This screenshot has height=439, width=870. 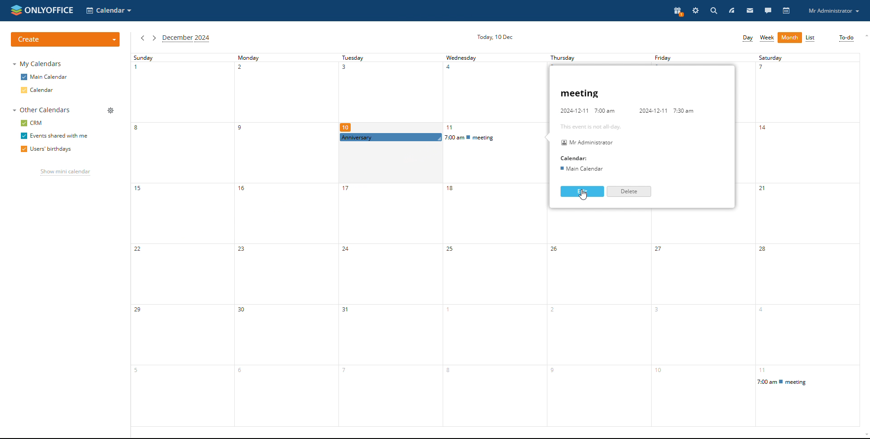 What do you see at coordinates (575, 159) in the screenshot?
I see `Calendar:` at bounding box center [575, 159].